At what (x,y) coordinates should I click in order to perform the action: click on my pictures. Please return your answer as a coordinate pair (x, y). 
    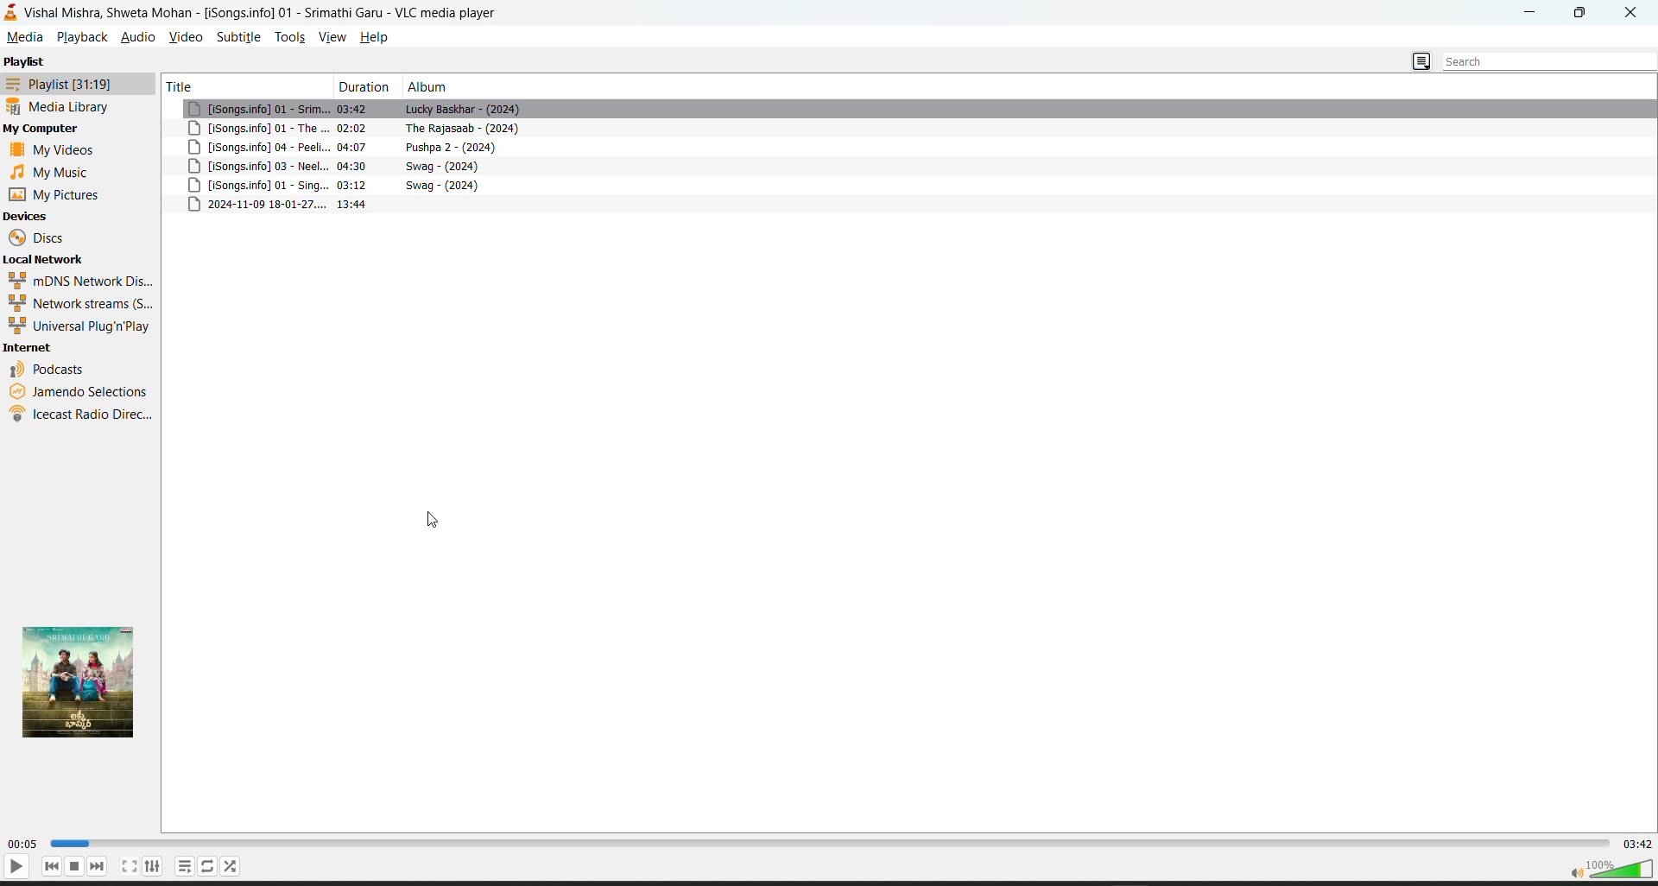
    Looking at the image, I should click on (56, 193).